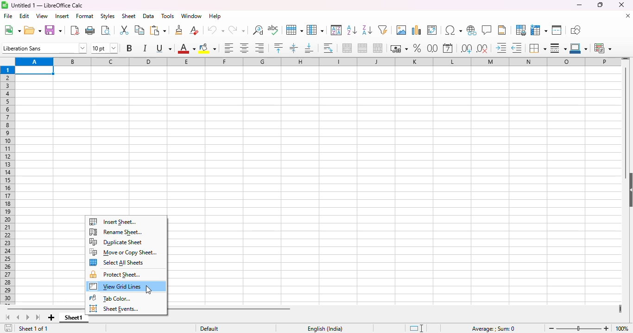  Describe the element at coordinates (576, 30) in the screenshot. I see `show draw functions` at that location.